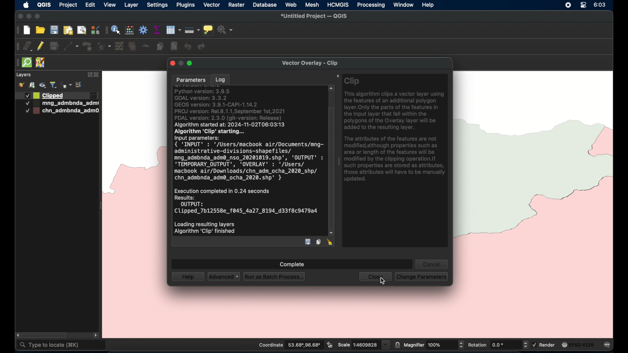 The width and height of the screenshot is (628, 353). I want to click on  mng_admbnda admo , so click(60, 103).